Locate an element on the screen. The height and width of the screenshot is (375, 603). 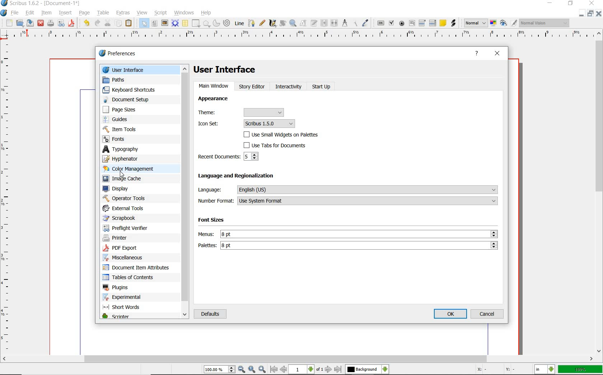
STORY EDITOR is located at coordinates (252, 86).